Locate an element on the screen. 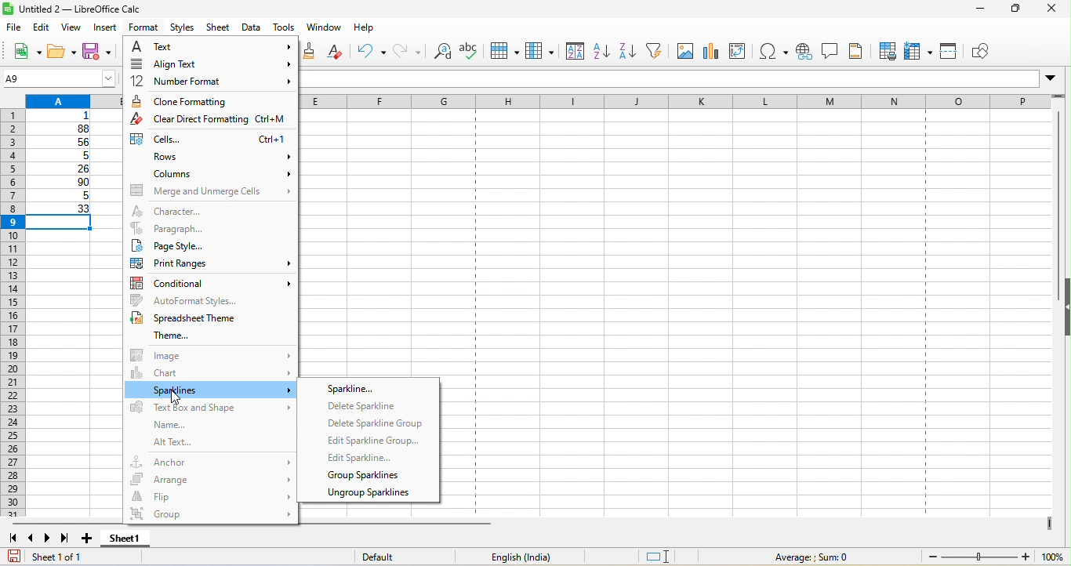 This screenshot has height=566, width=1071. format is located at coordinates (142, 28).